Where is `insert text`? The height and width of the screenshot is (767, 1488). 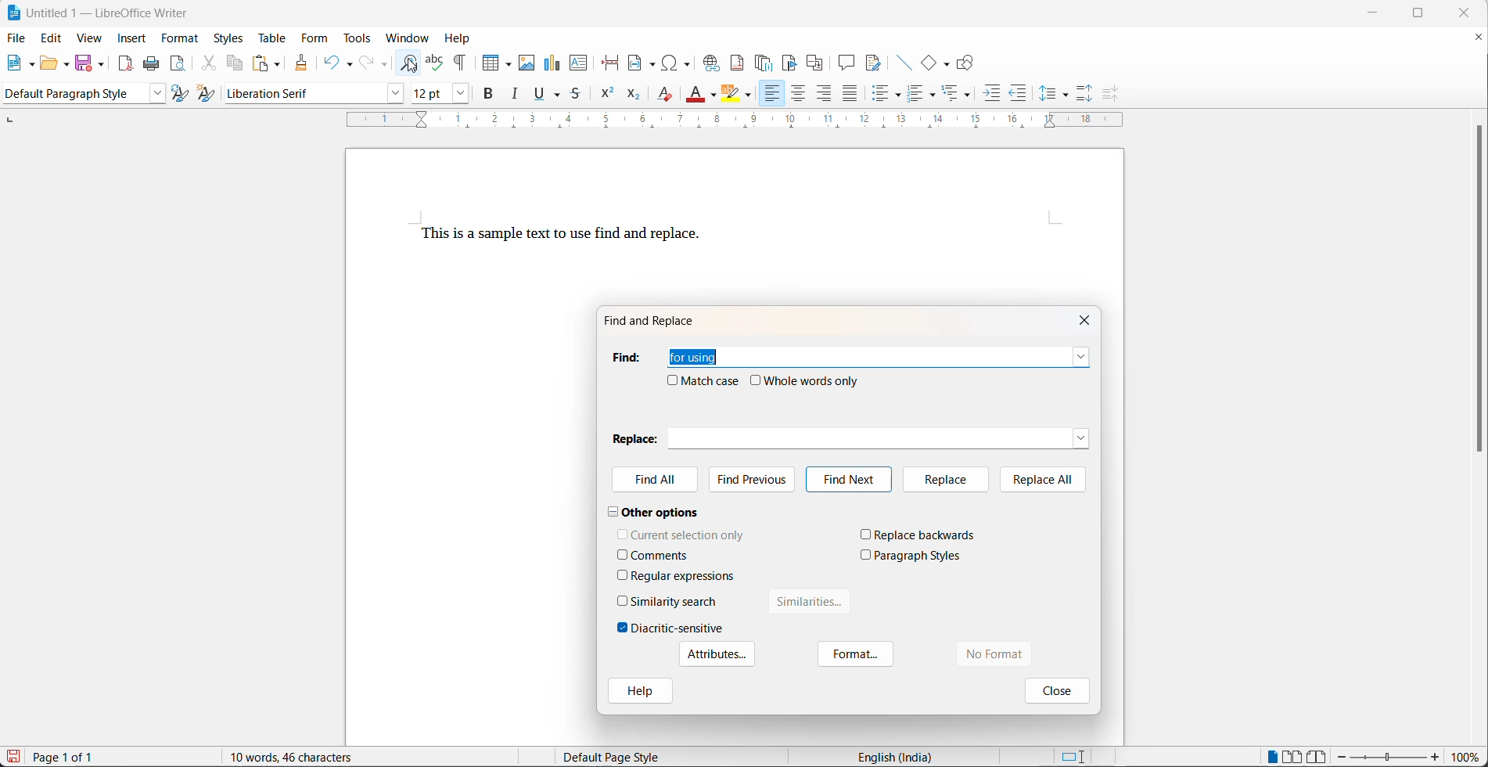 insert text is located at coordinates (580, 64).